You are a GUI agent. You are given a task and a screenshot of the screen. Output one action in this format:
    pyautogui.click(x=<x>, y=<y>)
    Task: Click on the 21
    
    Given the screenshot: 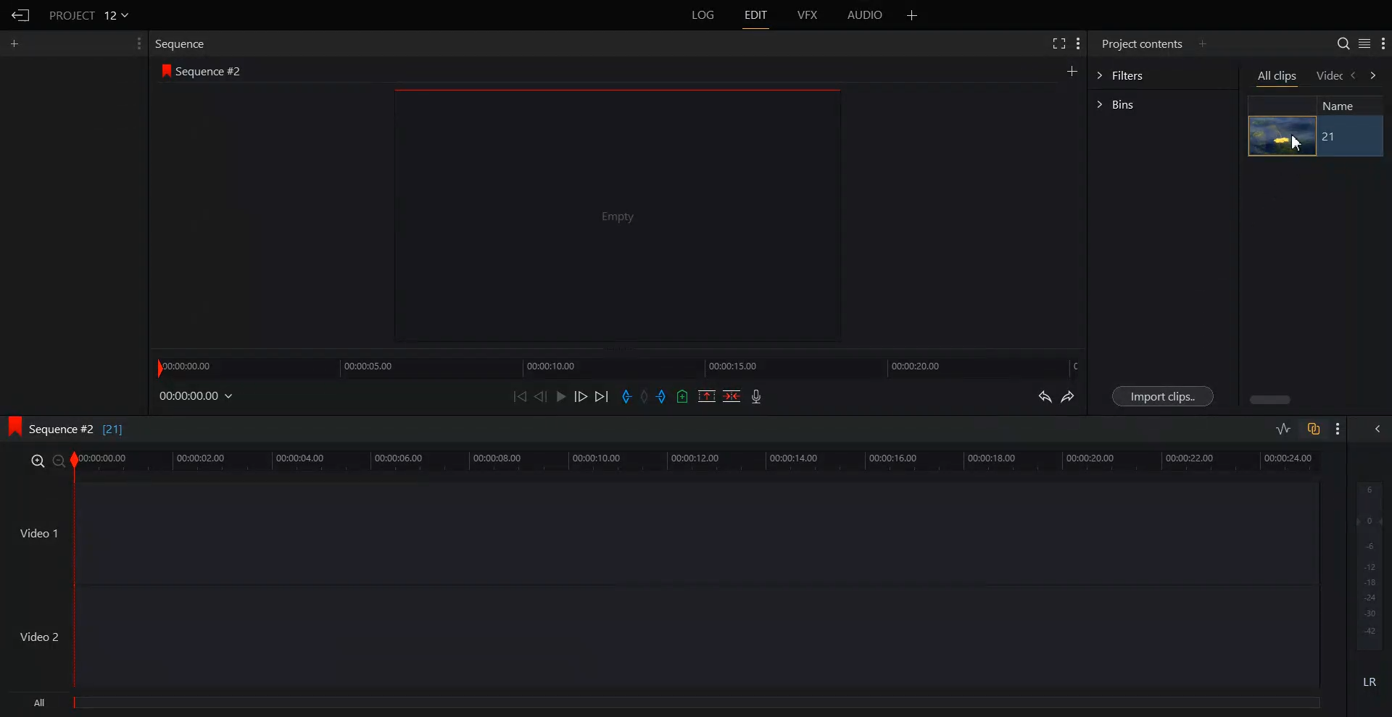 What is the action you would take?
    pyautogui.click(x=1331, y=137)
    